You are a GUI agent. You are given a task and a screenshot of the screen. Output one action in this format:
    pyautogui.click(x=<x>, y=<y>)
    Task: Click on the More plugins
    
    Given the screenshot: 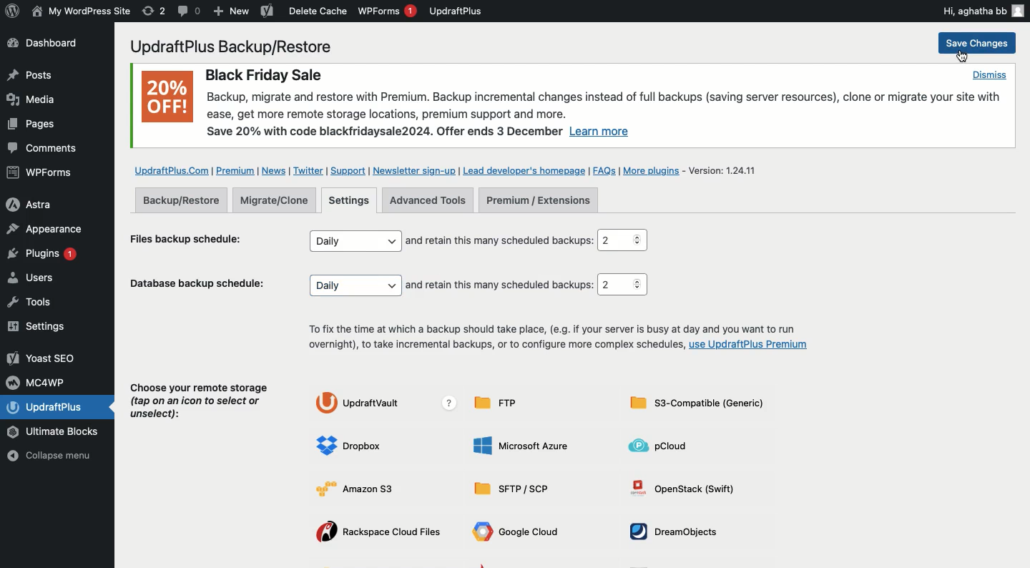 What is the action you would take?
    pyautogui.click(x=654, y=171)
    